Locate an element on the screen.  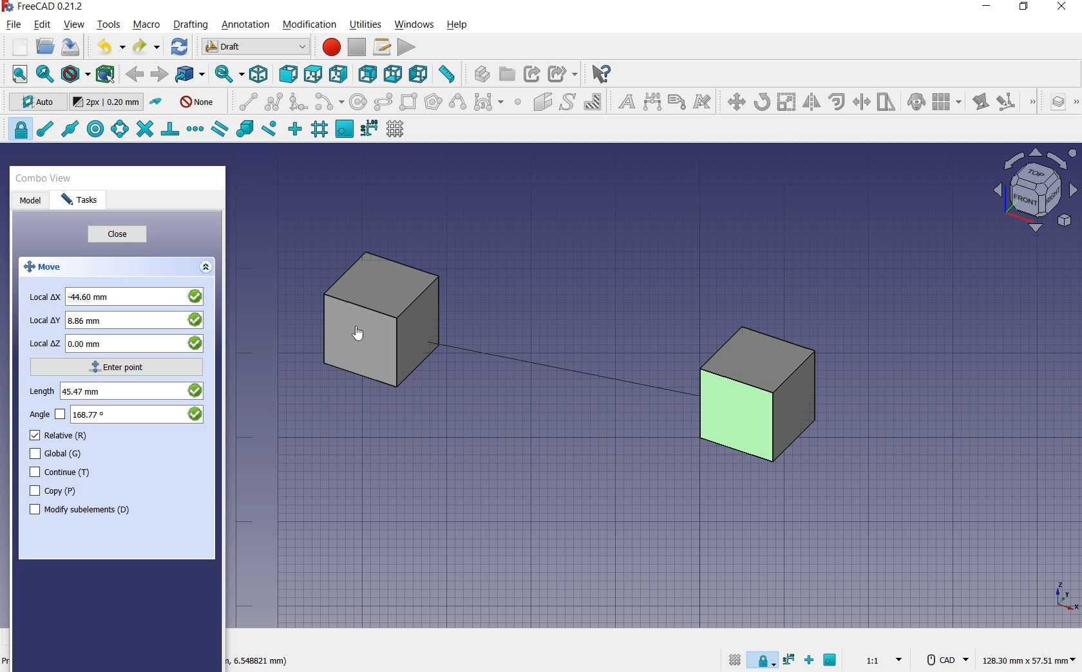
local y is located at coordinates (118, 319).